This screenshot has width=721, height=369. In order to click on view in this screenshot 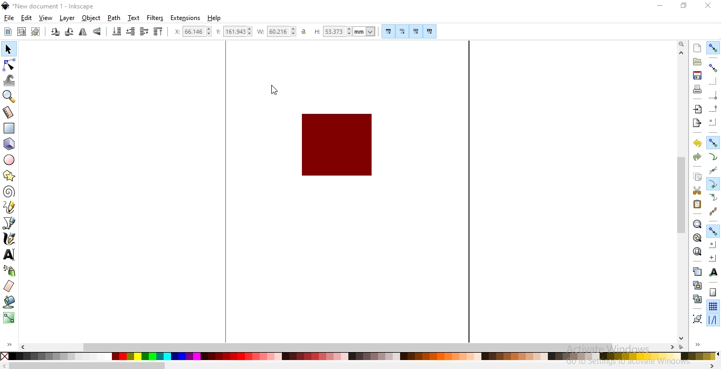, I will do `click(46, 18)`.